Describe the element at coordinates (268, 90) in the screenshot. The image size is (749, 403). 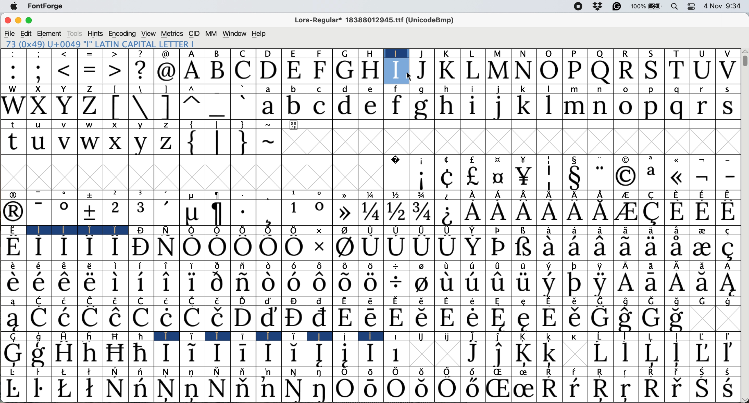
I see `a` at that location.